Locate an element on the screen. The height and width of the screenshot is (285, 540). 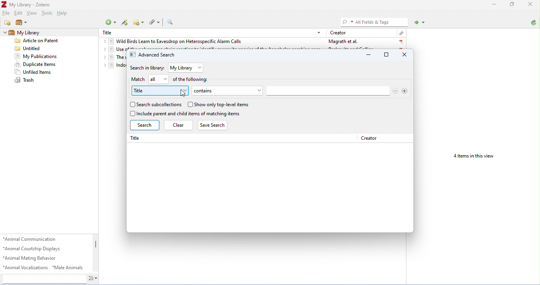
animal vocalizations is located at coordinates (26, 267).